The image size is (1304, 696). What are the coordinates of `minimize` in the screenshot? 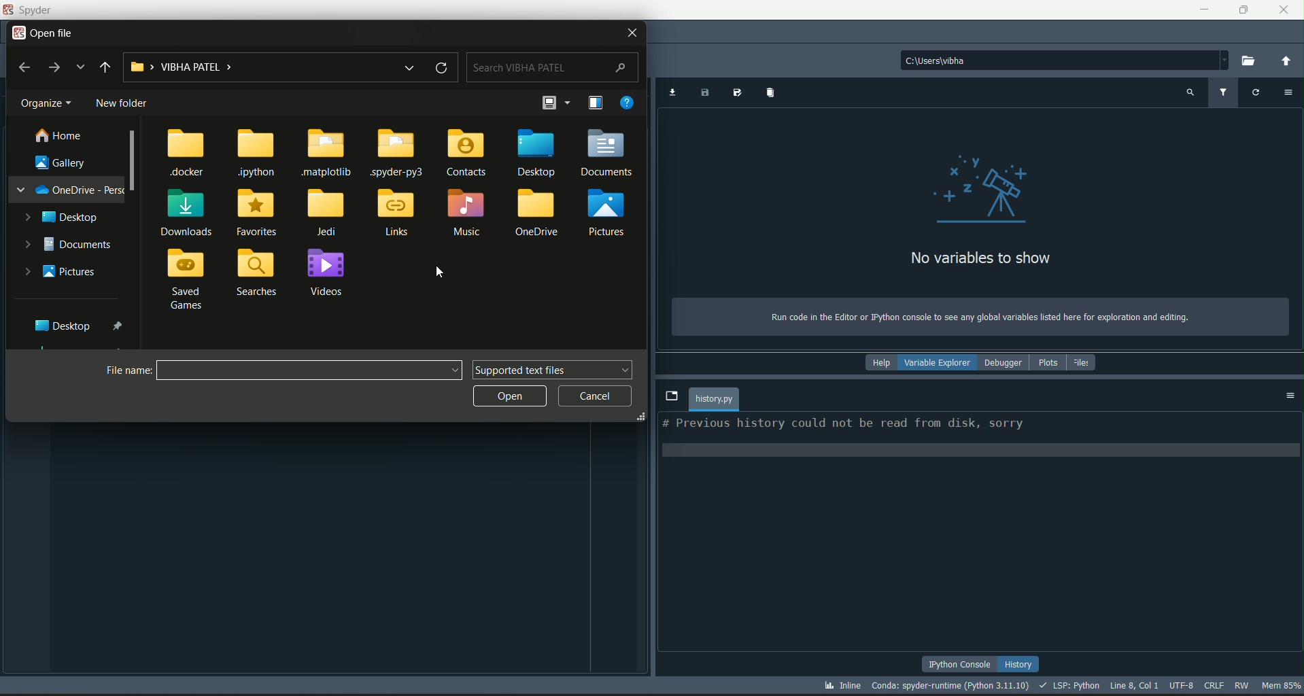 It's located at (1202, 8).